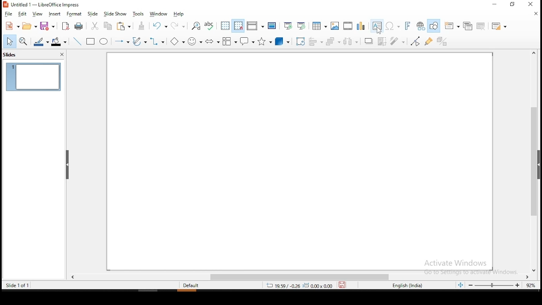  Describe the element at coordinates (318, 25) in the screenshot. I see `table` at that location.